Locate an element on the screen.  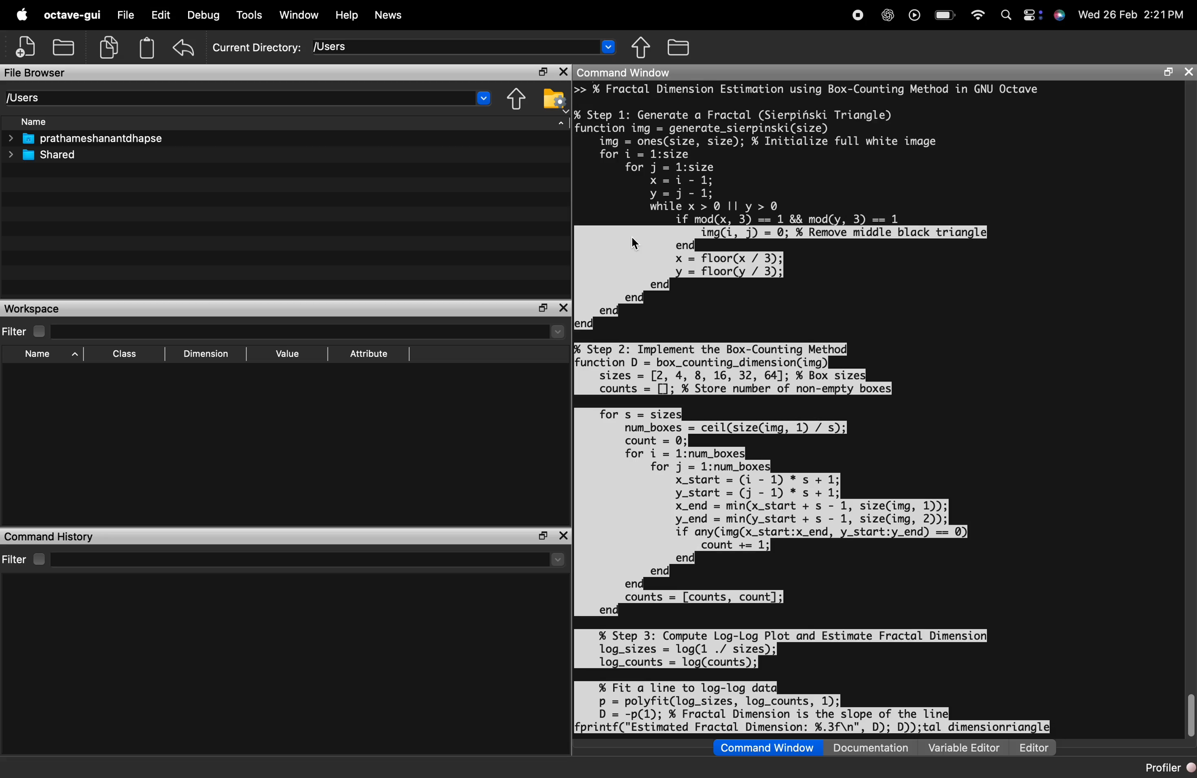
filter input field is located at coordinates (298, 560).